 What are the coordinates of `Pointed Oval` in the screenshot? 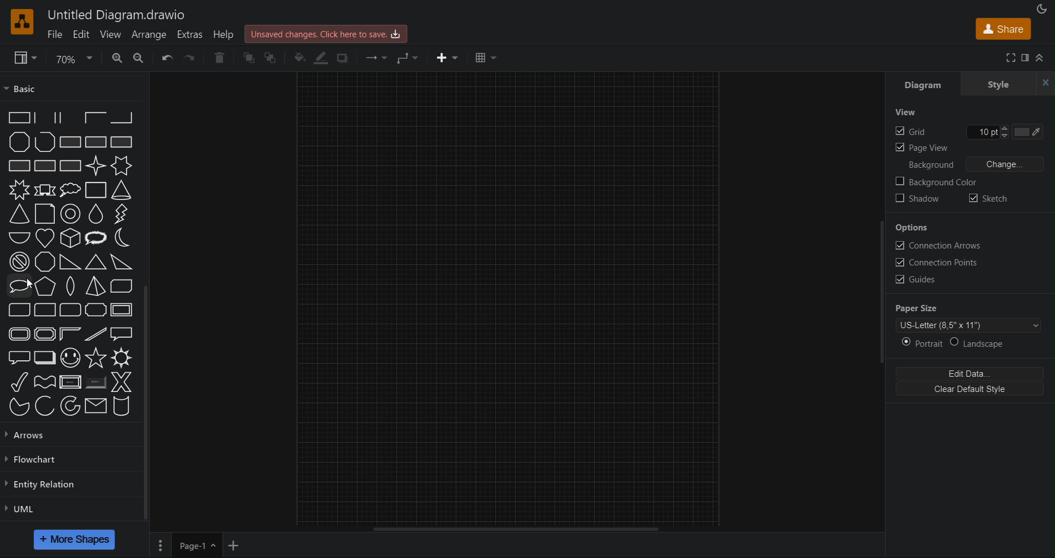 It's located at (71, 286).